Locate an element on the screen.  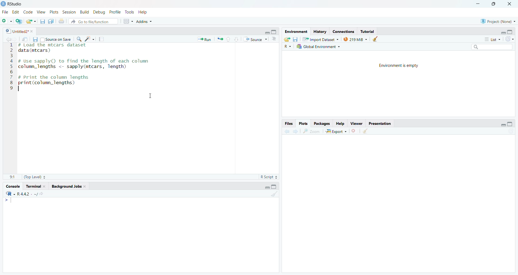
Full height is located at coordinates (275, 32).